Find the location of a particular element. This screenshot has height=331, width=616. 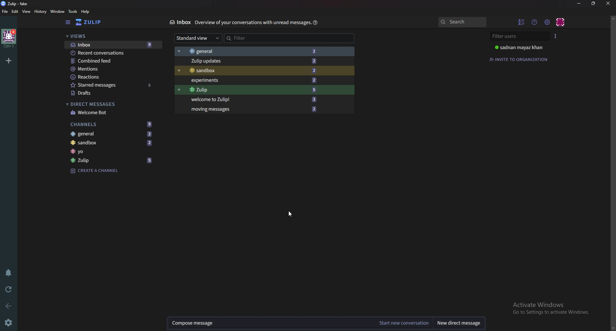

Reload is located at coordinates (7, 290).